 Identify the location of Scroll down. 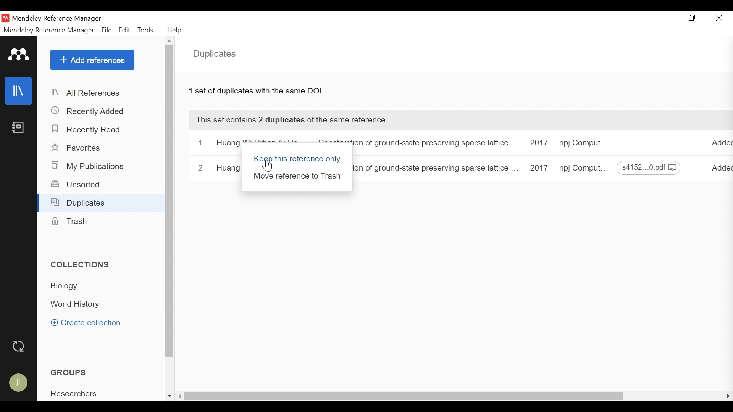
(168, 397).